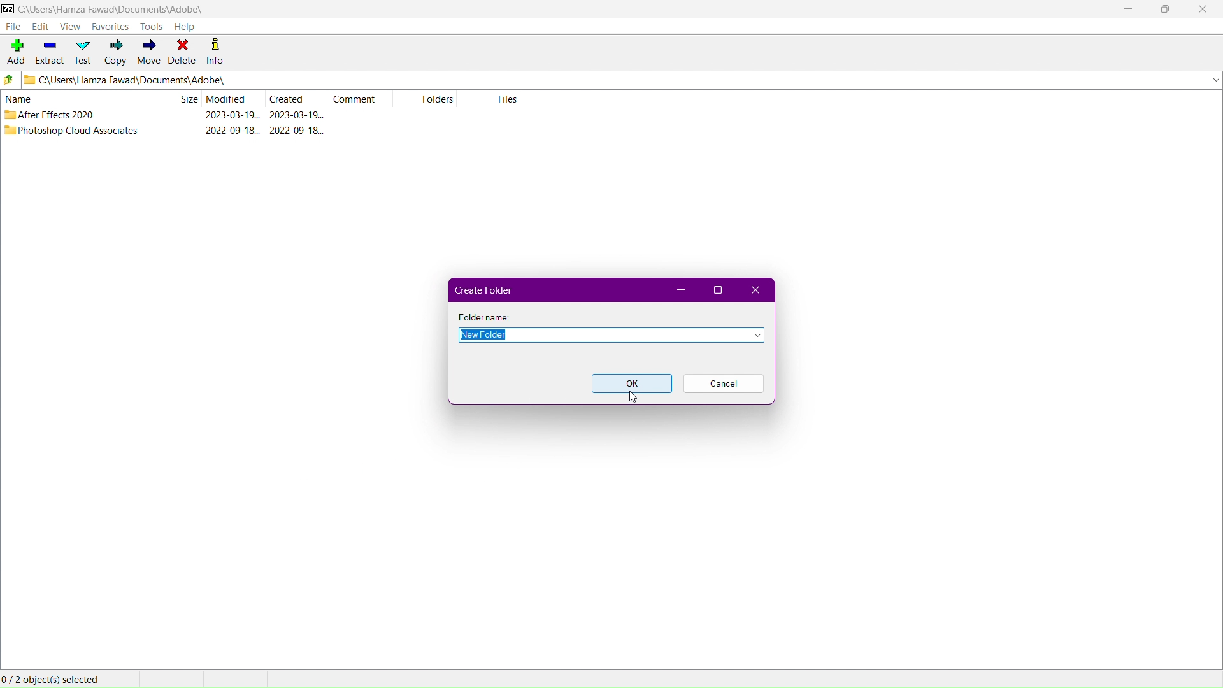 This screenshot has height=688, width=1223. What do you see at coordinates (154, 27) in the screenshot?
I see `Tools` at bounding box center [154, 27].